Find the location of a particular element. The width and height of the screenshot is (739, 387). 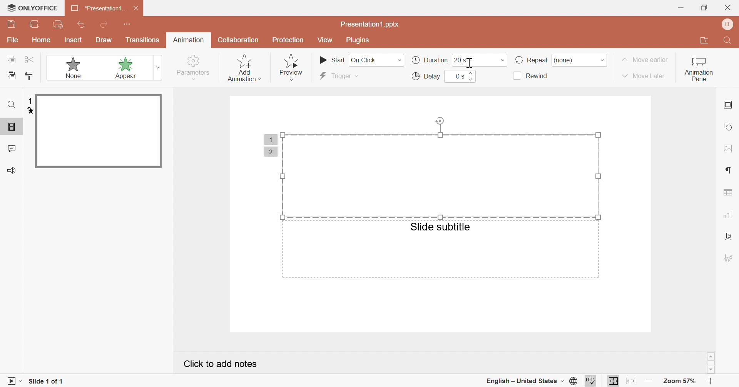

trigger is located at coordinates (336, 76).